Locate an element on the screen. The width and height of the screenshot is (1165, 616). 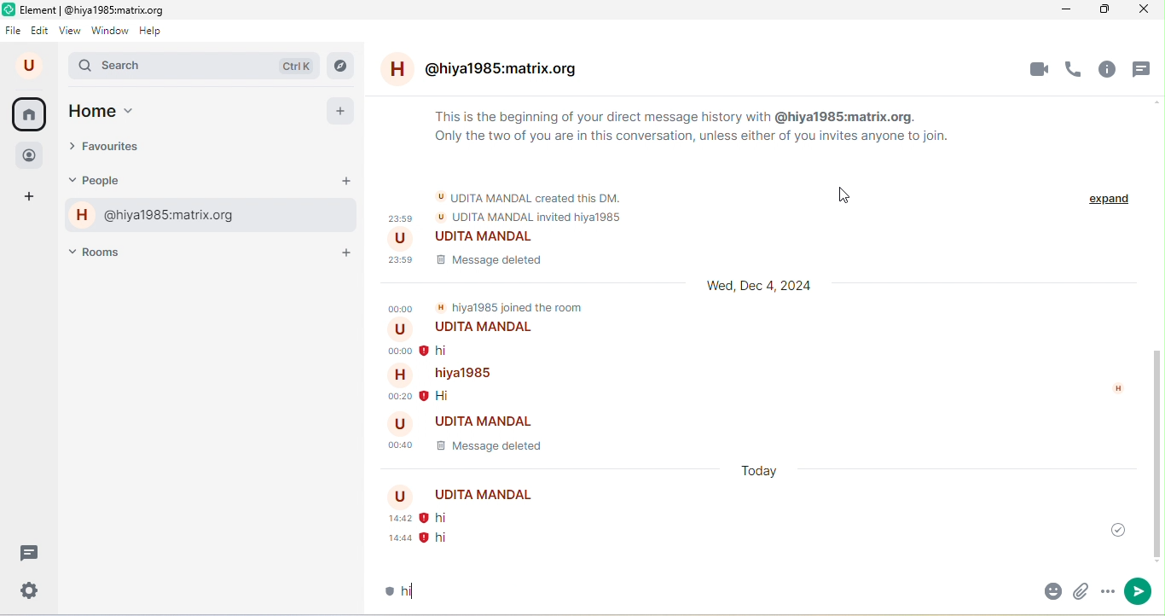
@hiya1985:matrix.org is located at coordinates (154, 217).